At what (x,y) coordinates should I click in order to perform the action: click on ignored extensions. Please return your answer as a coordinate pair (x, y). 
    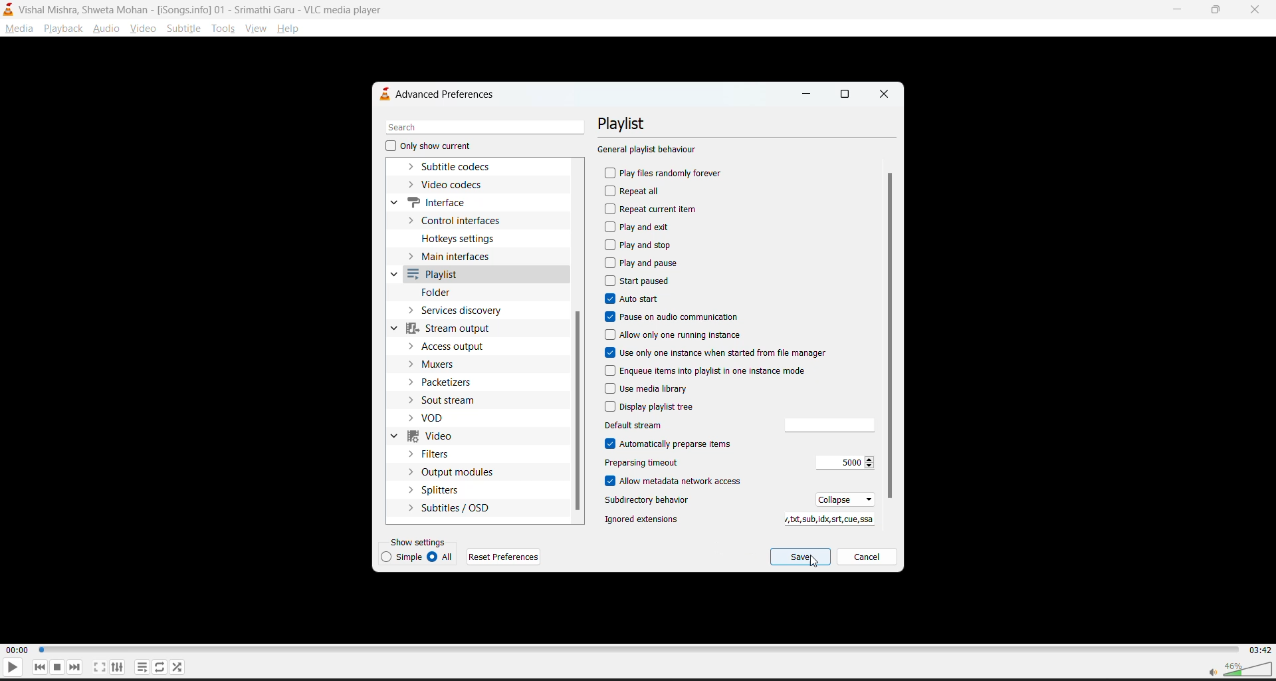
    Looking at the image, I should click on (738, 521).